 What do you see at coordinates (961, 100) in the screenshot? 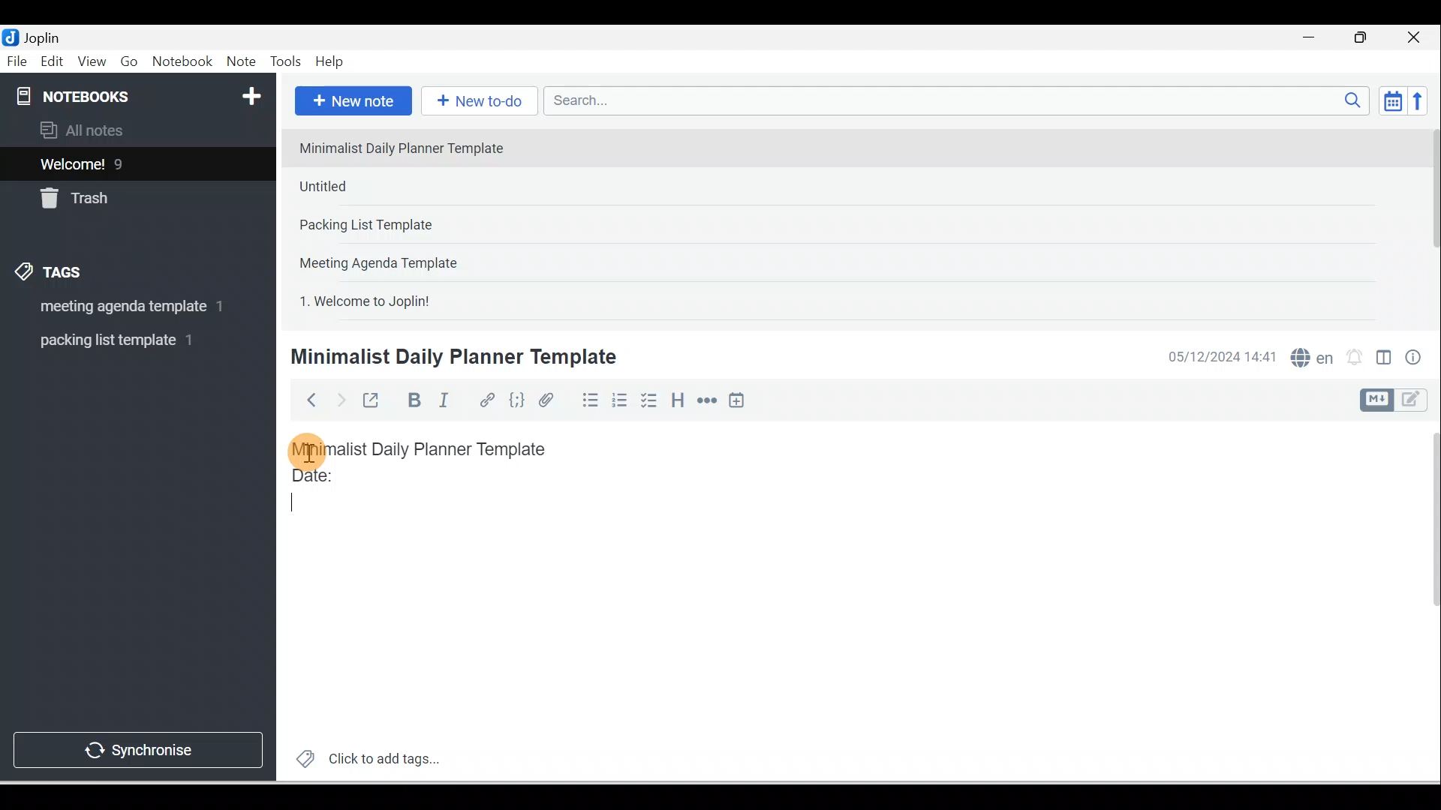
I see `Search bar` at bounding box center [961, 100].